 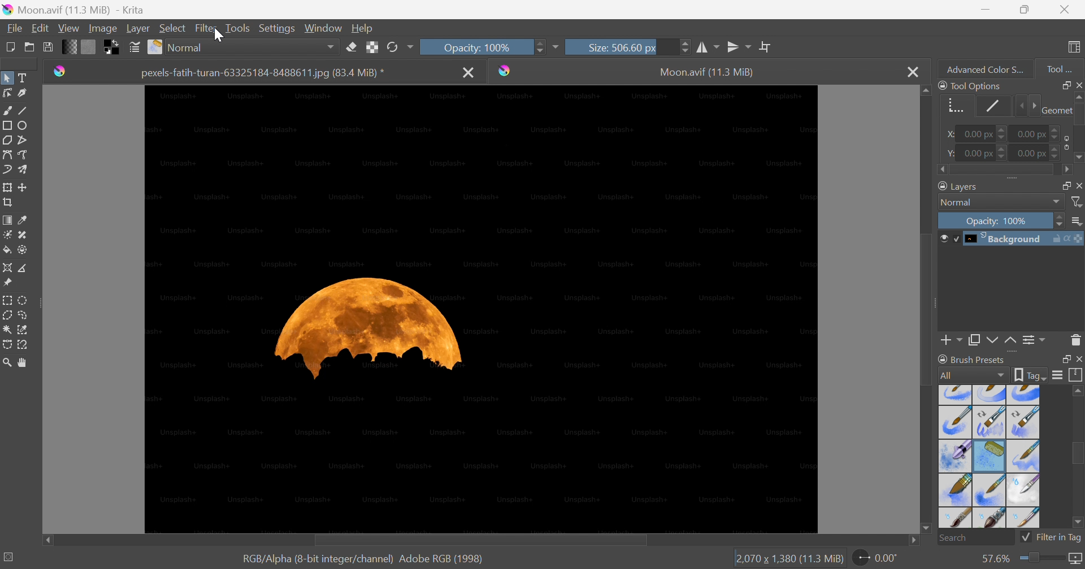 What do you see at coordinates (992, 341) in the screenshot?
I see `Move layer or mask down` at bounding box center [992, 341].